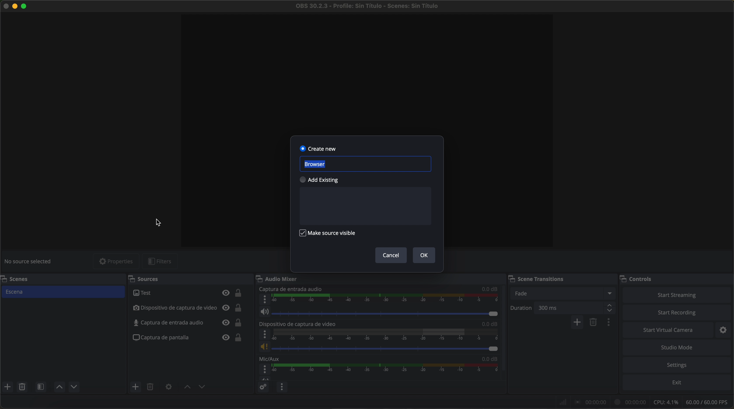  I want to click on scene, so click(64, 292).